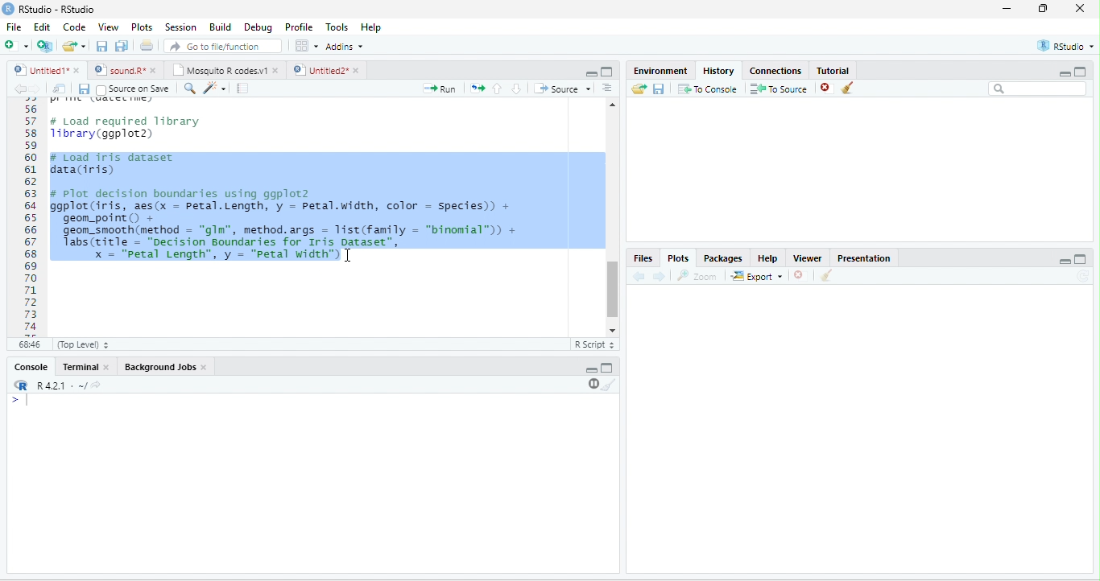  What do you see at coordinates (74, 27) in the screenshot?
I see `Code` at bounding box center [74, 27].